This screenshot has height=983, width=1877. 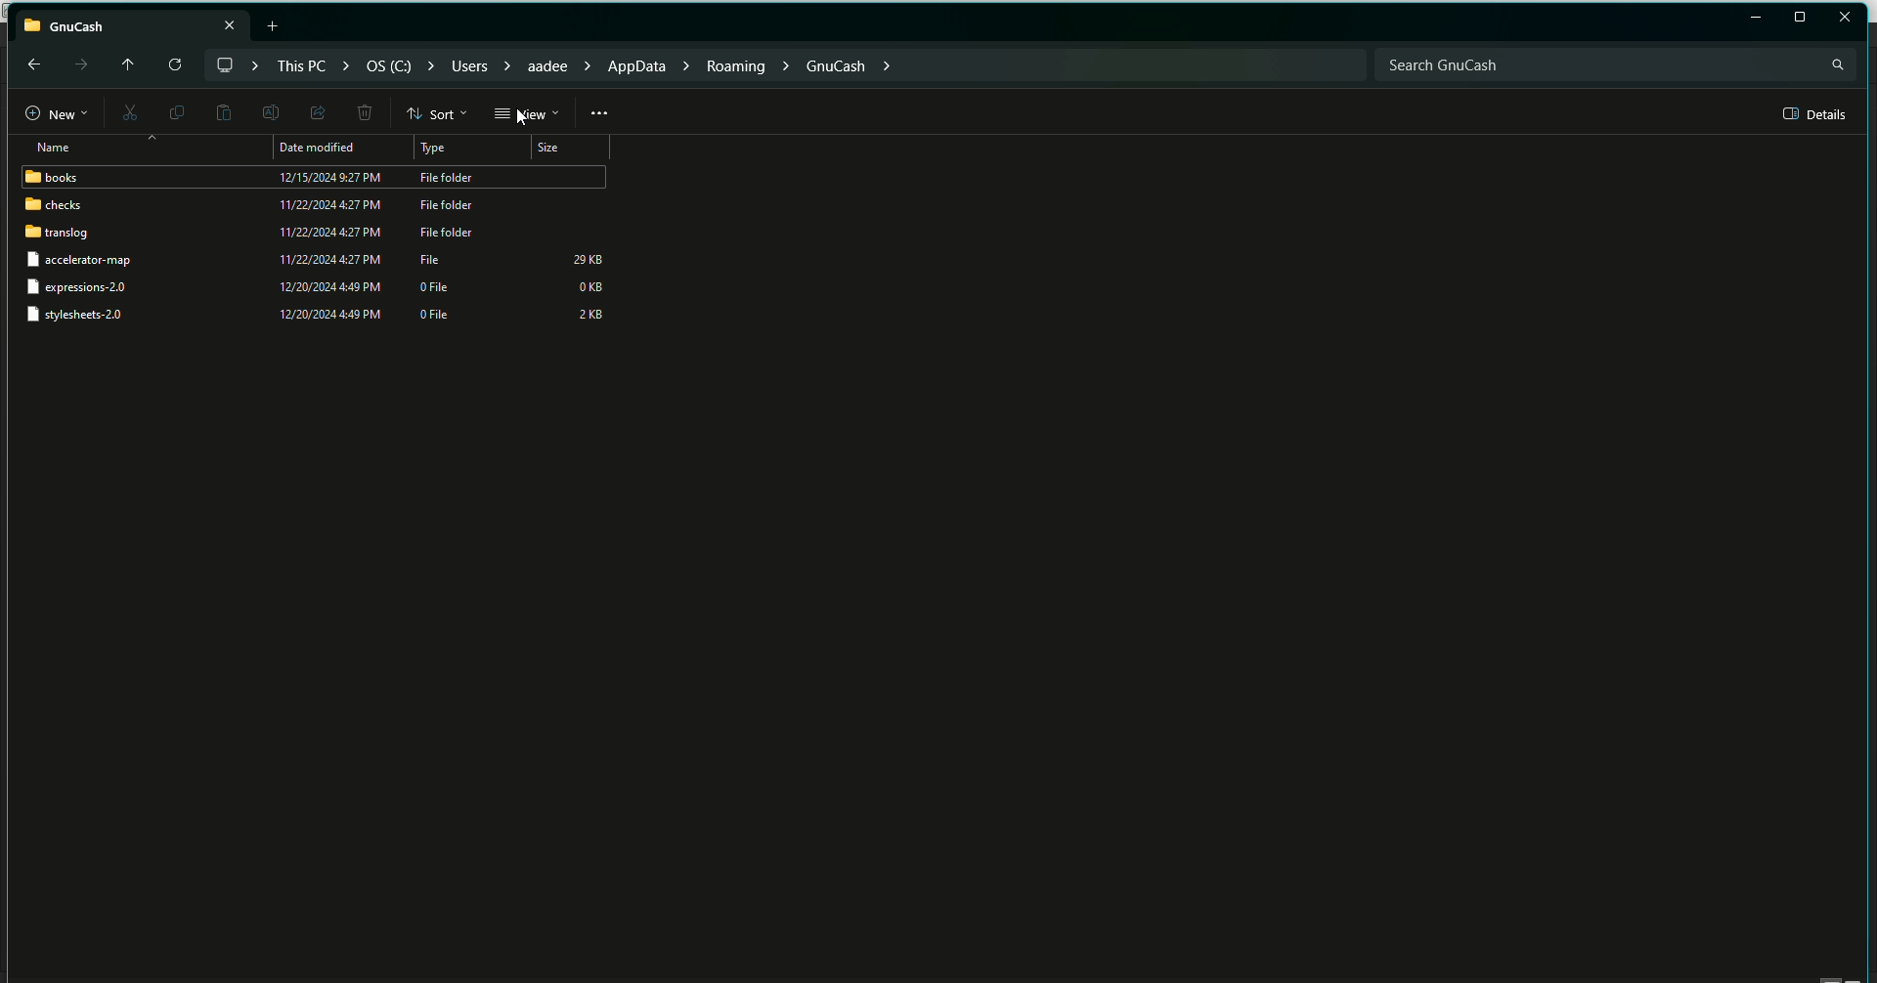 What do you see at coordinates (589, 286) in the screenshot?
I see `File size` at bounding box center [589, 286].